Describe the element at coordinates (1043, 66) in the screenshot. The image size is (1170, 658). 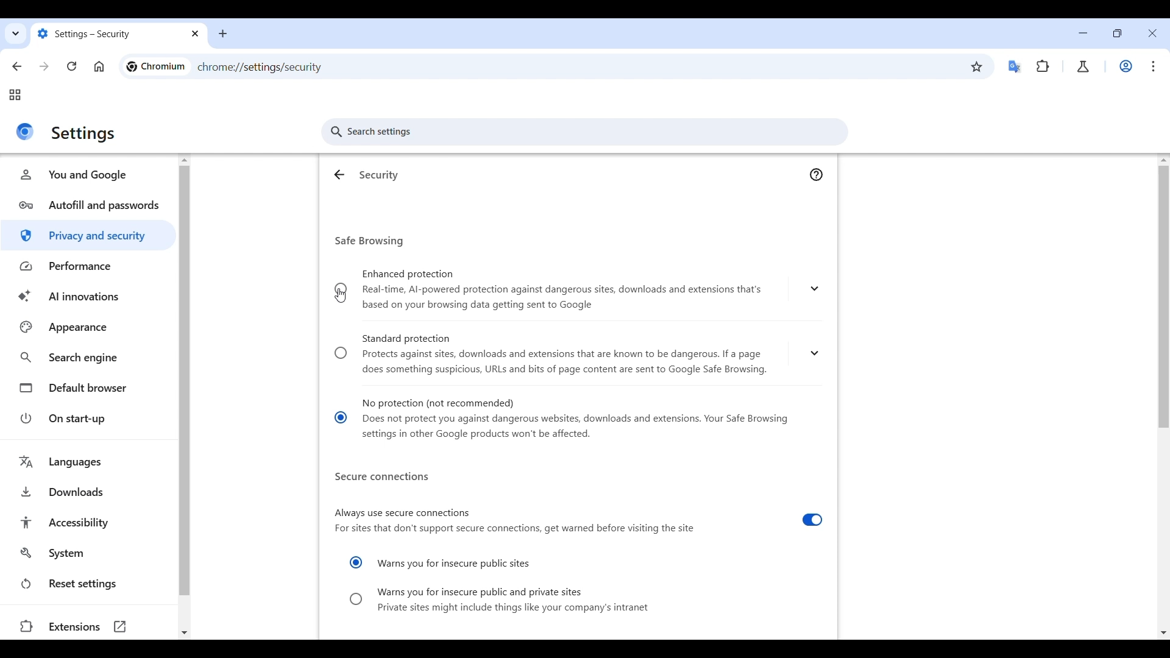
I see `Extensions` at that location.